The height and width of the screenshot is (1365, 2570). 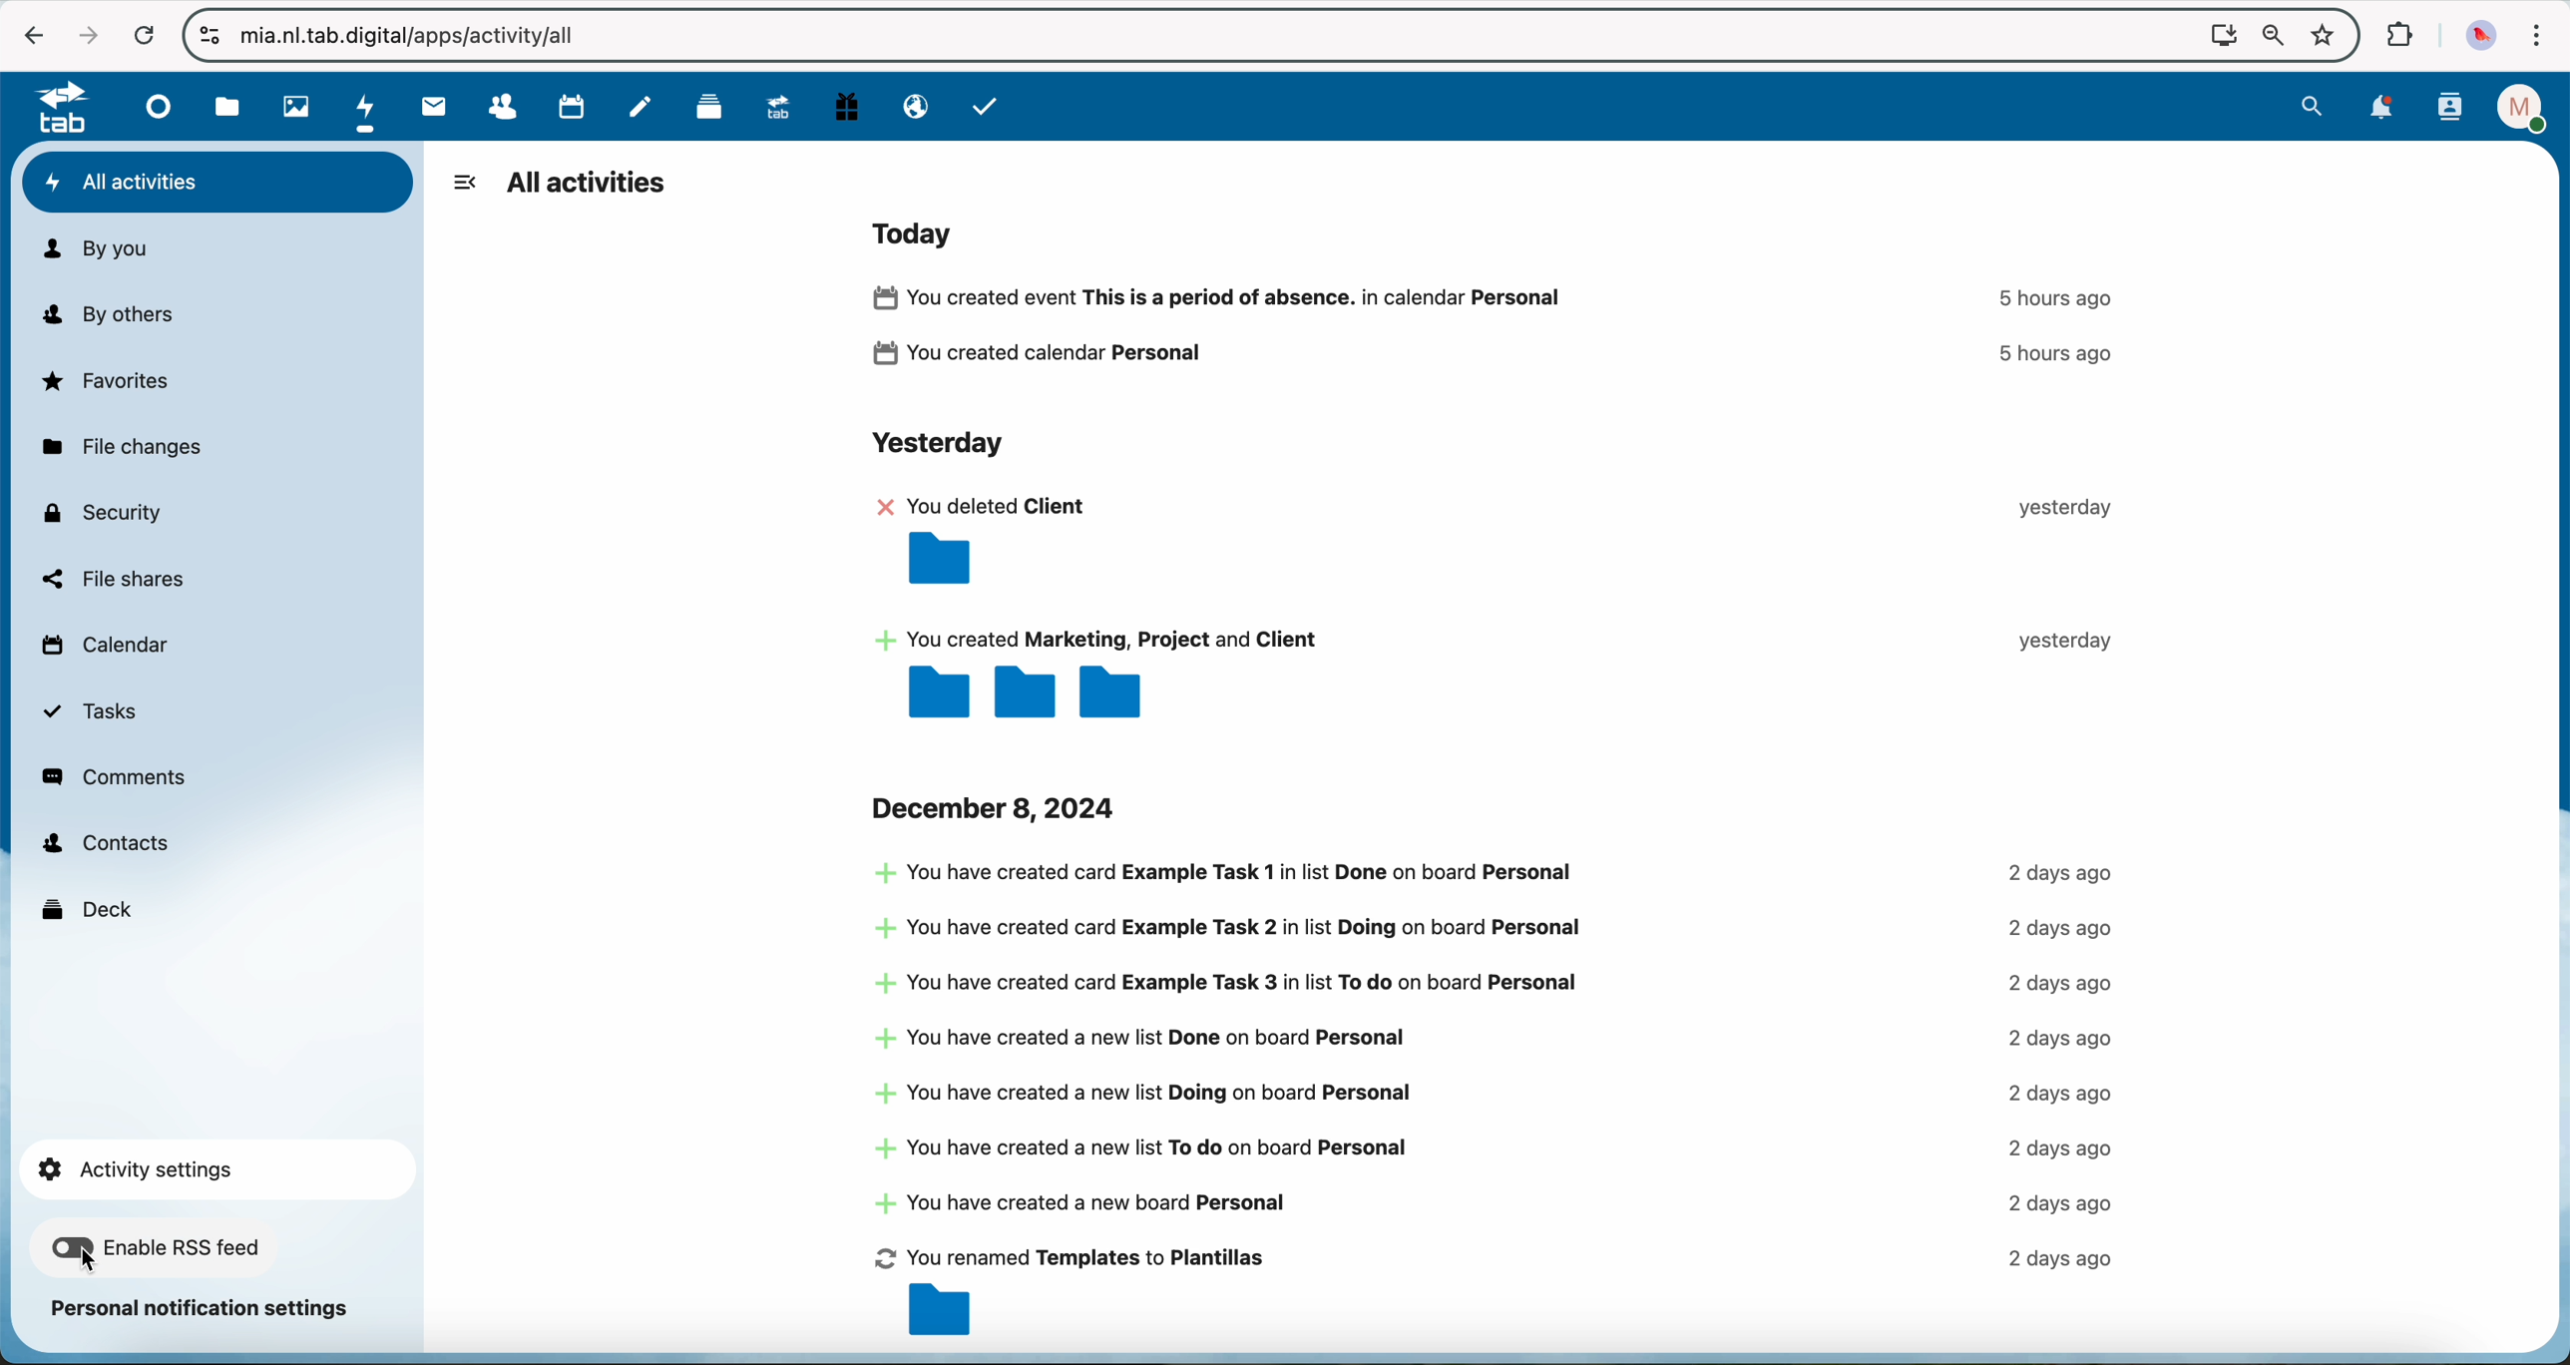 What do you see at coordinates (367, 108) in the screenshot?
I see `click on activity` at bounding box center [367, 108].